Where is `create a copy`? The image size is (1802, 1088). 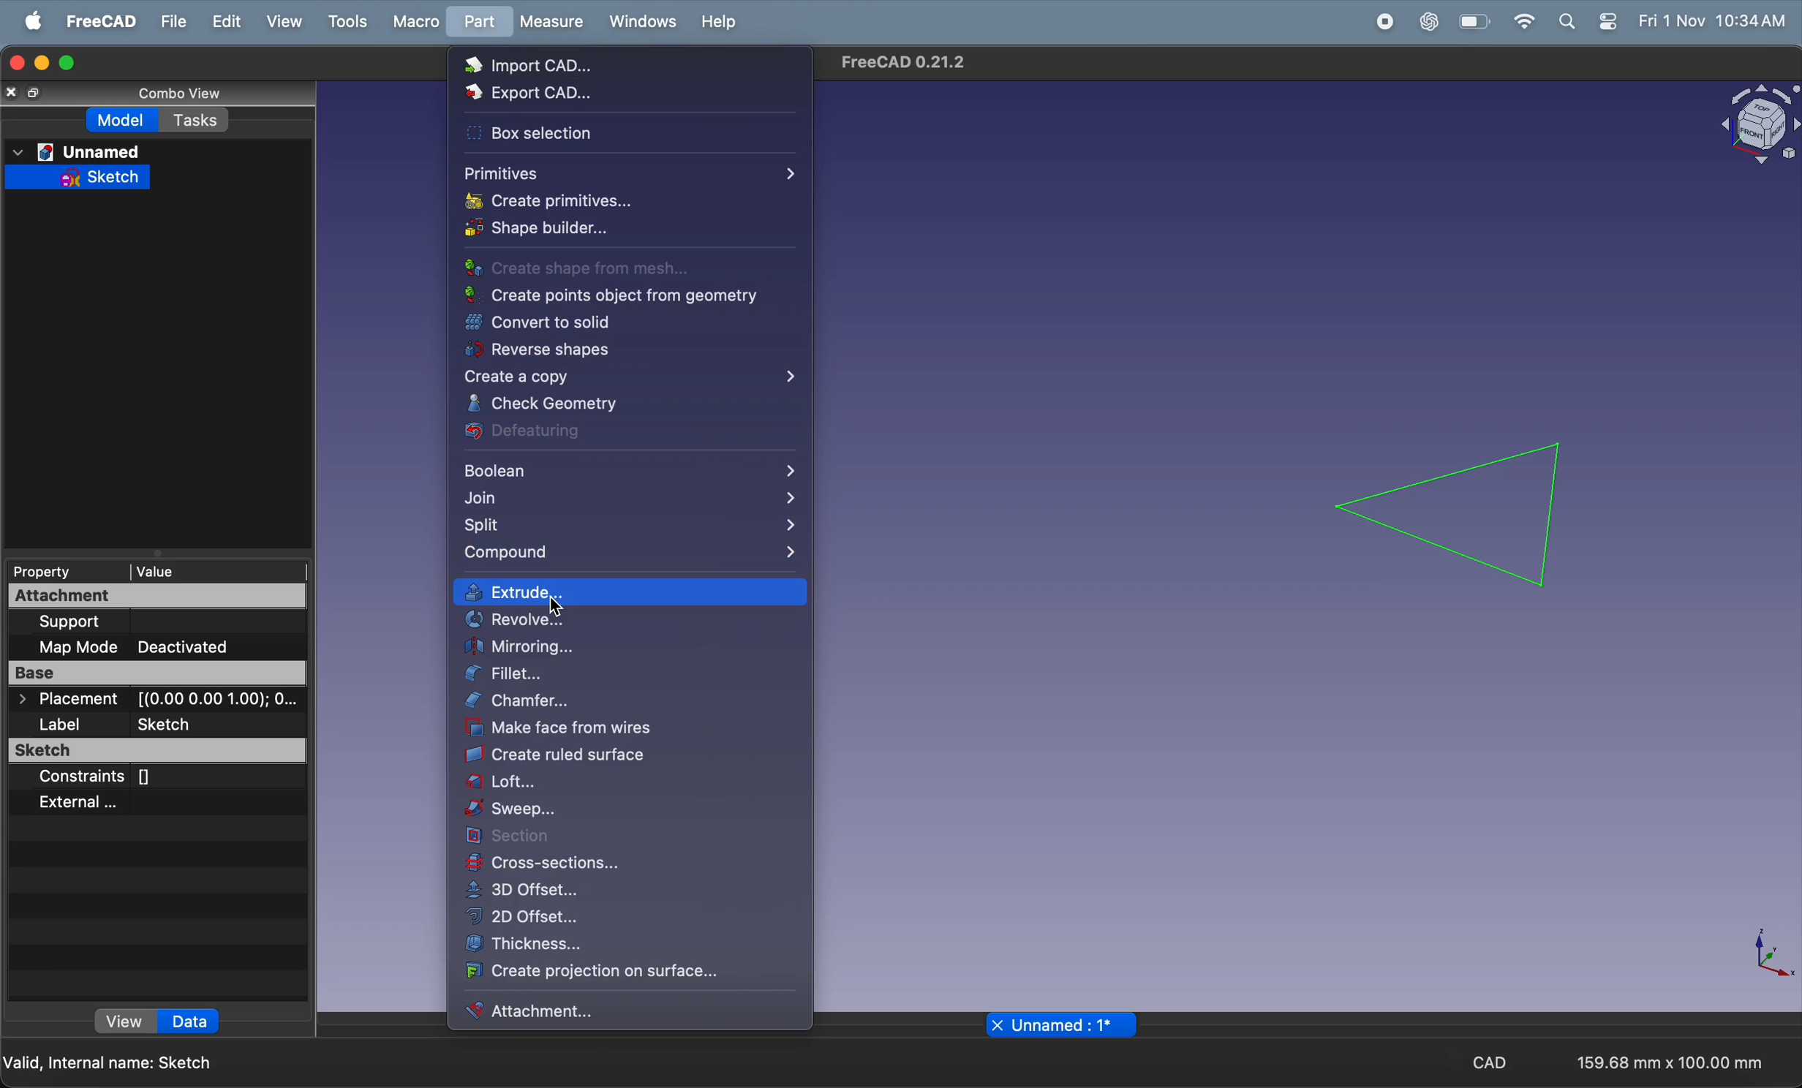
create a copy is located at coordinates (631, 377).